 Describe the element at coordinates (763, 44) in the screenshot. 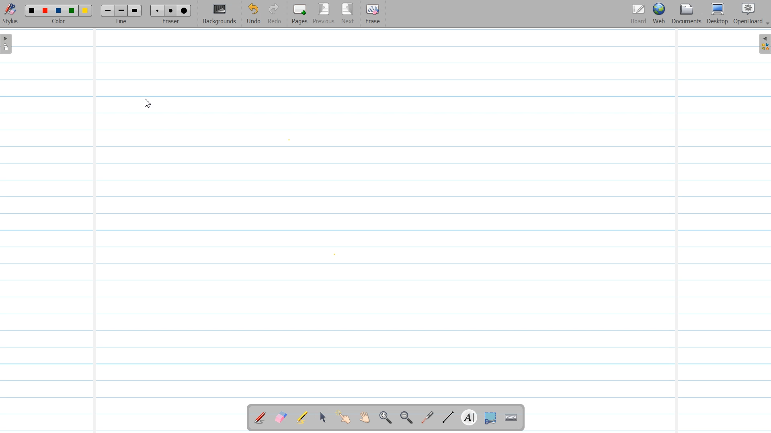

I see `Sidebar ` at that location.